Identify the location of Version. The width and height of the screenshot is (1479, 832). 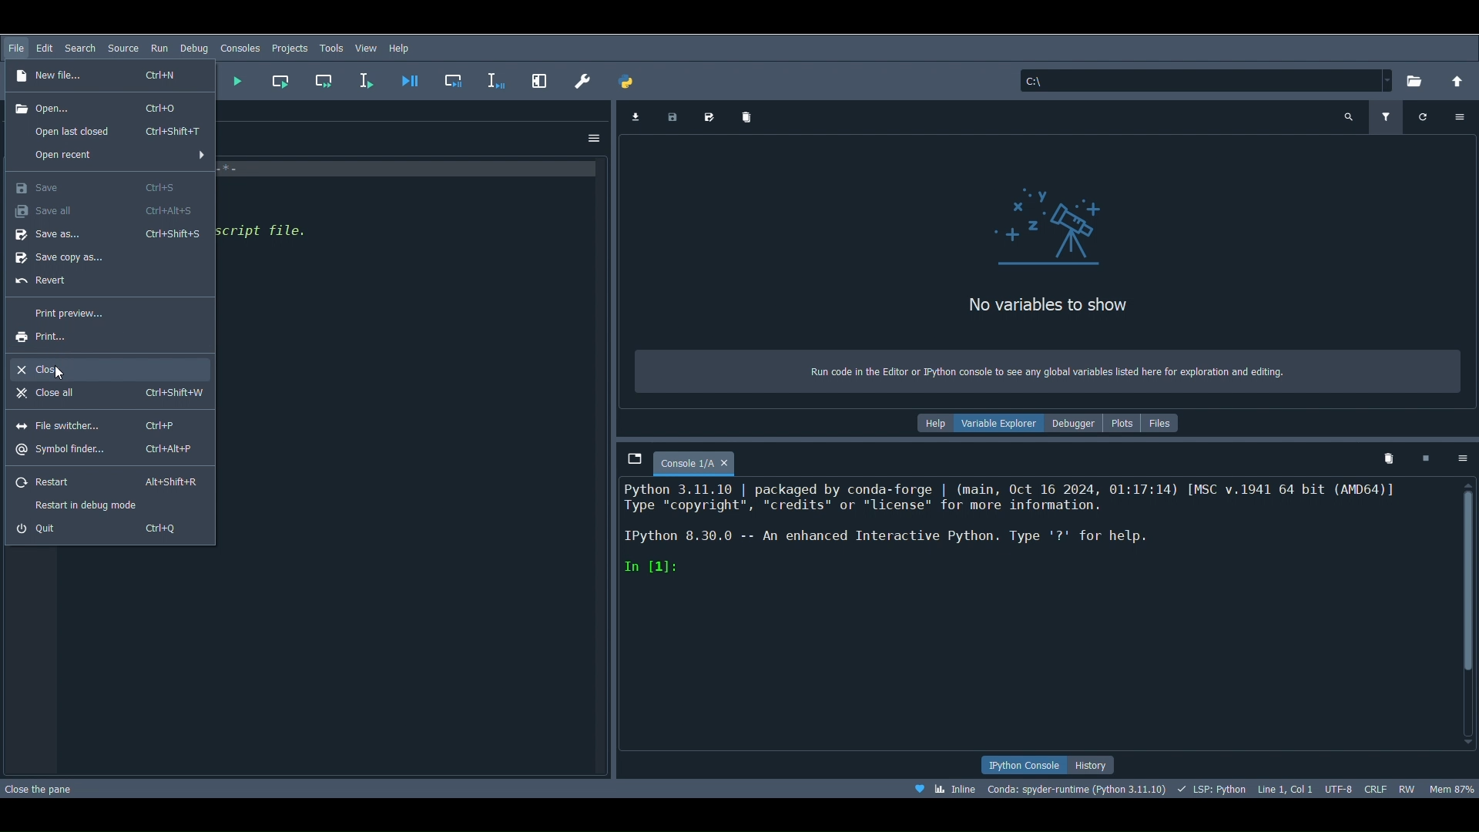
(1078, 789).